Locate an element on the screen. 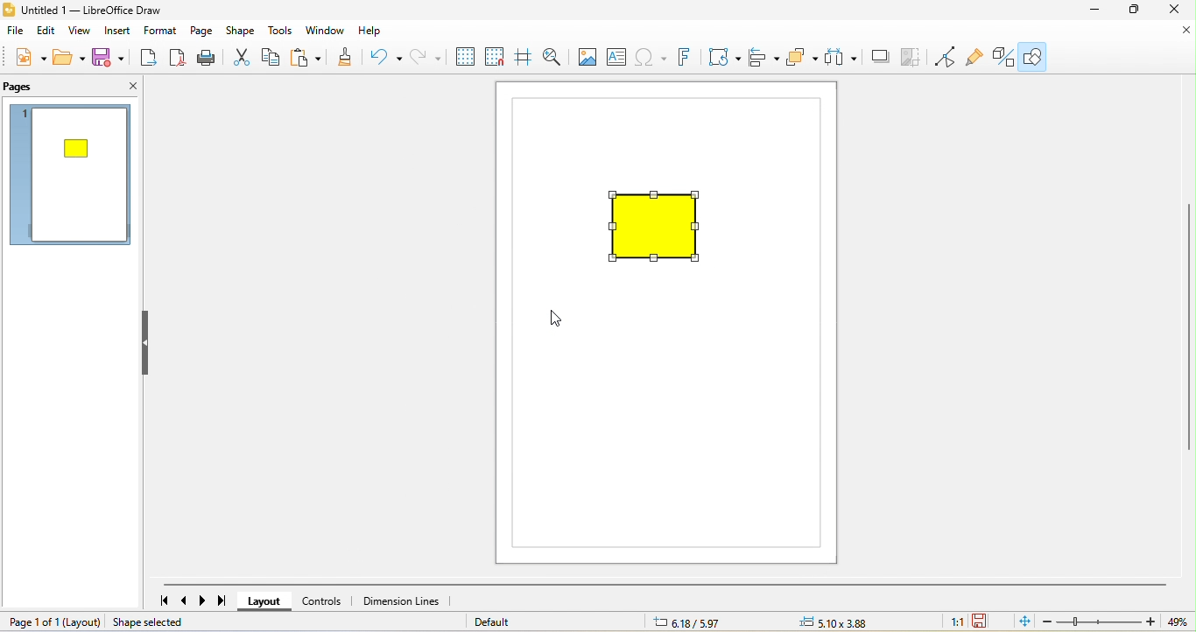 The height and width of the screenshot is (632, 1196). shadow is located at coordinates (881, 56).